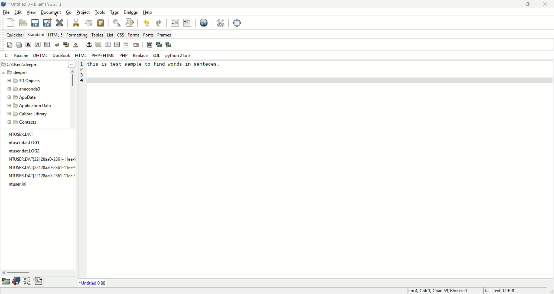  I want to click on project, so click(83, 12).